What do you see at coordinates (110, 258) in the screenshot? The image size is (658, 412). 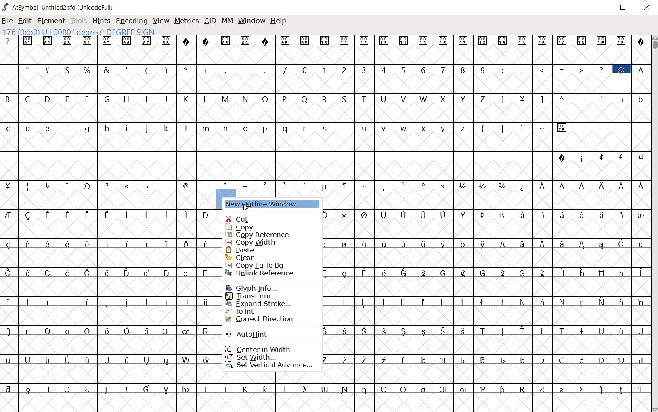 I see `empty glyph slots` at bounding box center [110, 258].